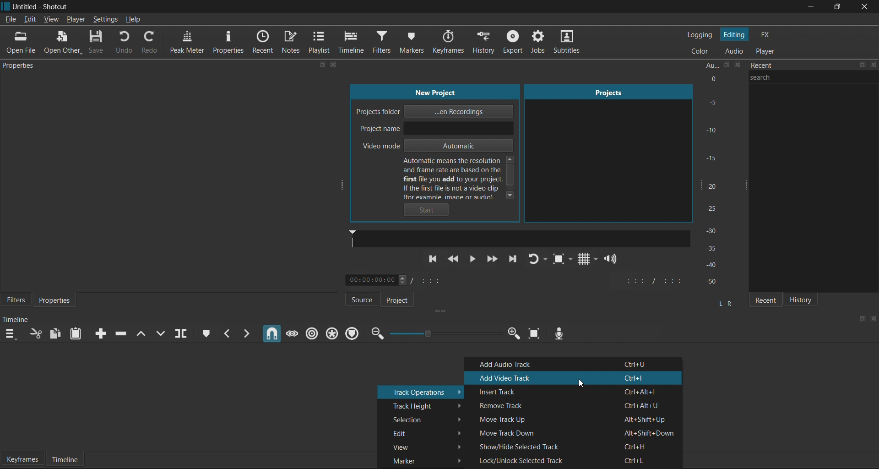 The image size is (879, 469). I want to click on Overwrite, so click(164, 333).